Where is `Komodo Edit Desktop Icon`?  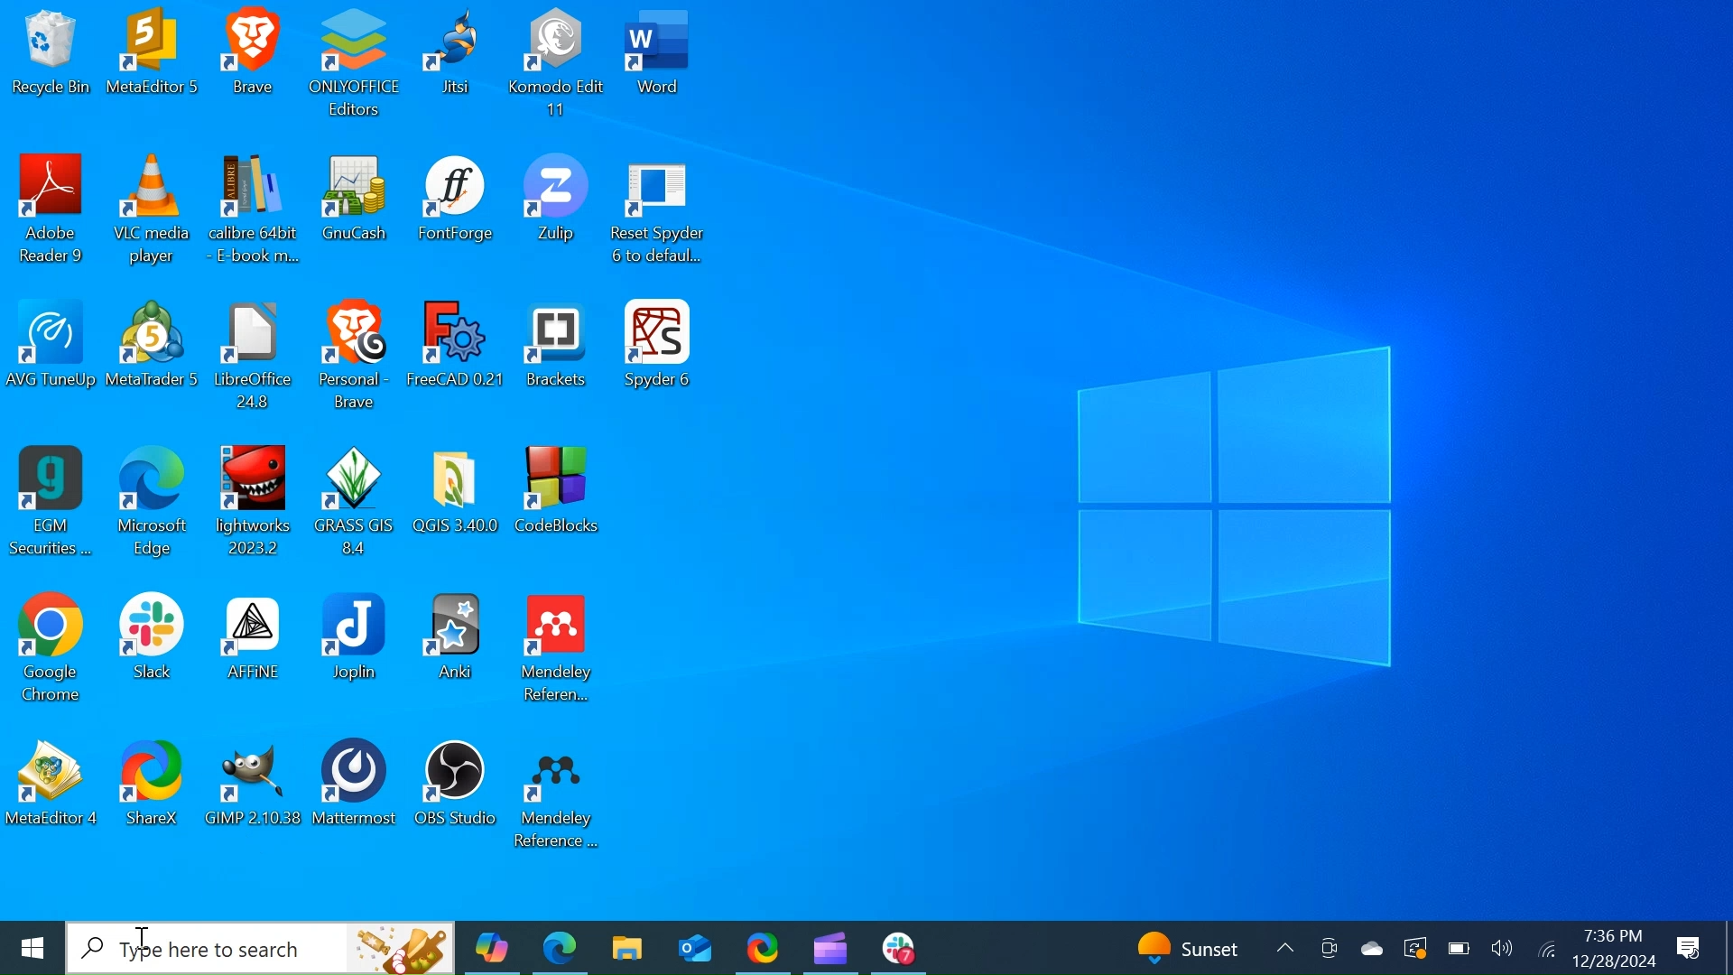
Komodo Edit Desktop Icon is located at coordinates (557, 65).